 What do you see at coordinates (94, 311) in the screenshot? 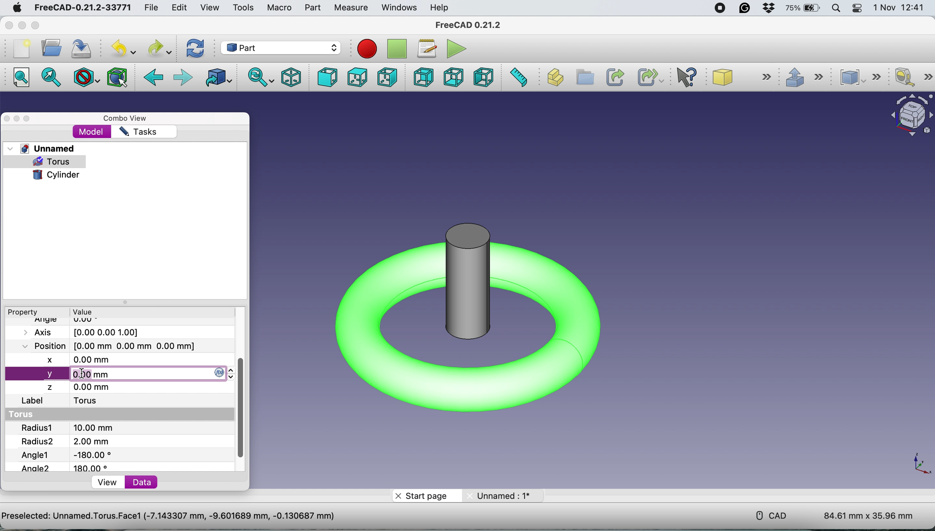
I see `value` at bounding box center [94, 311].